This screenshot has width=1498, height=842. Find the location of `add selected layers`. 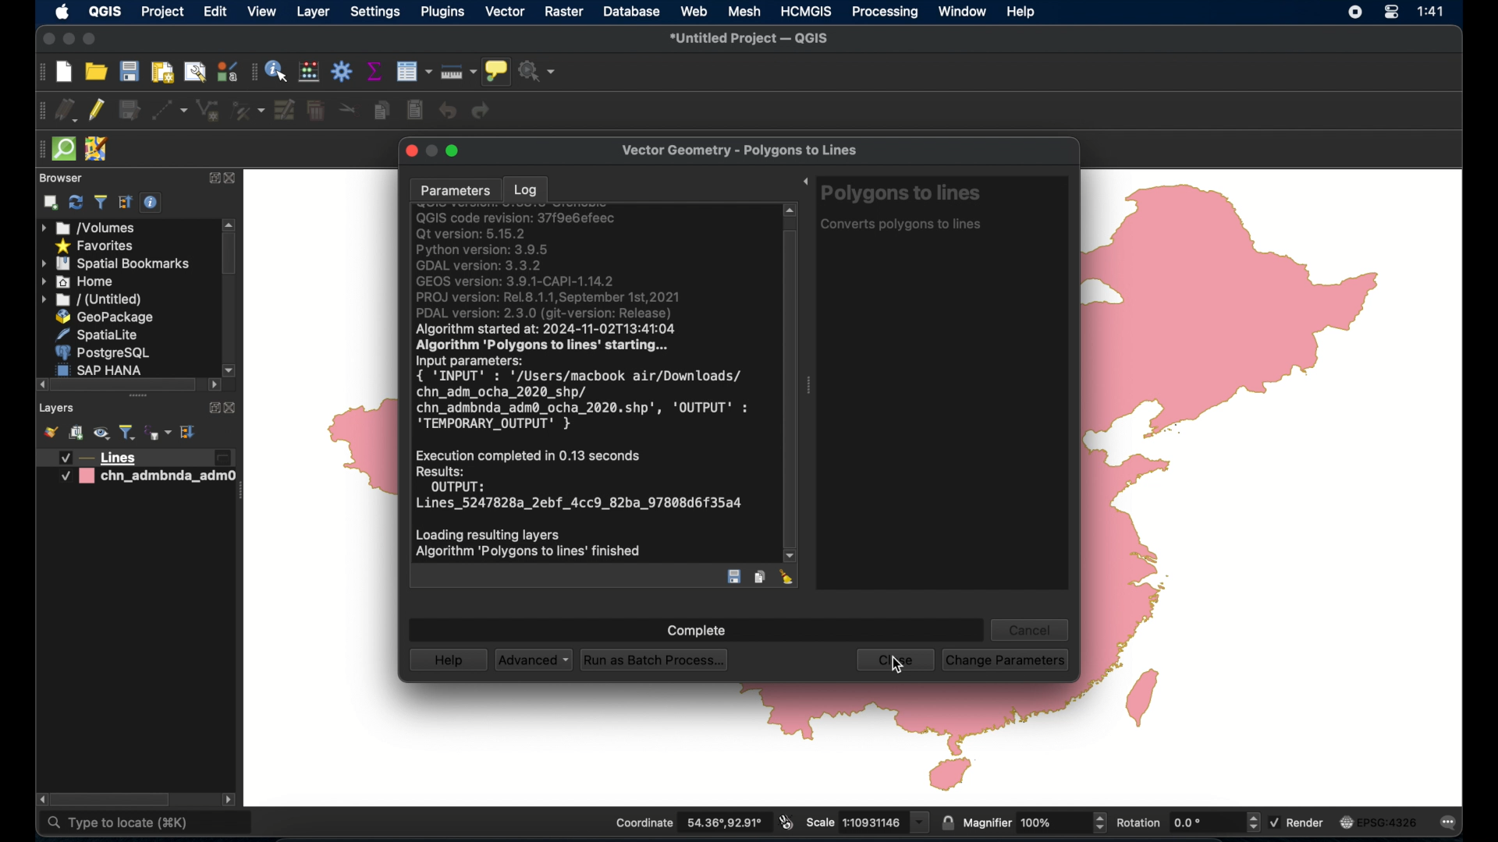

add selected layers is located at coordinates (51, 203).